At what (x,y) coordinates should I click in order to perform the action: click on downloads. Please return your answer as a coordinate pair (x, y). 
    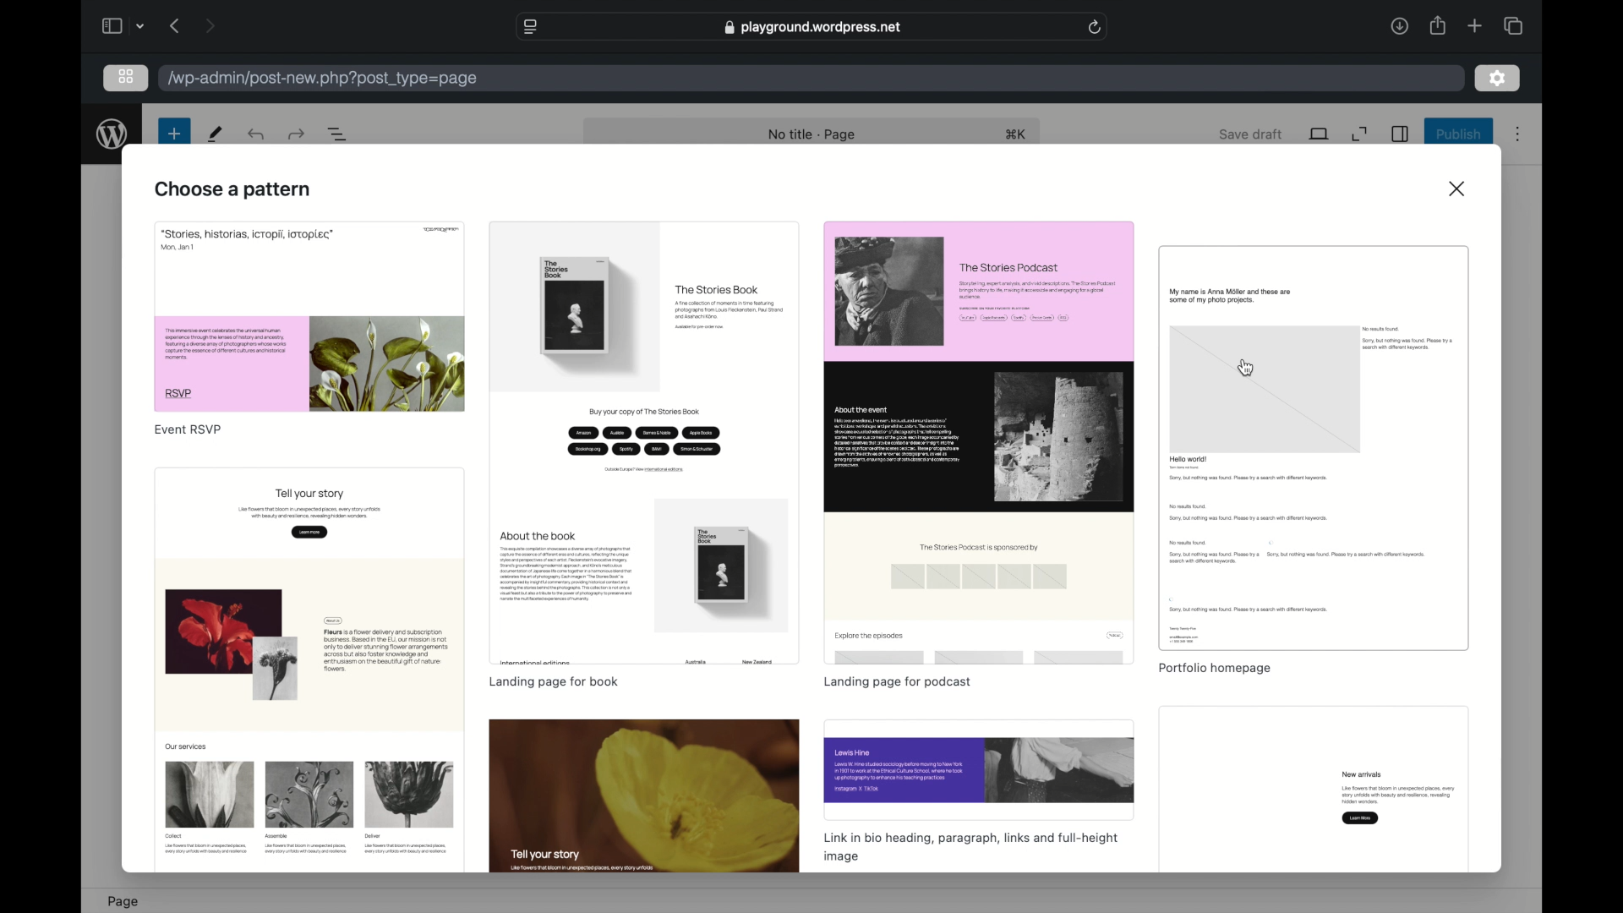
    Looking at the image, I should click on (1399, 25).